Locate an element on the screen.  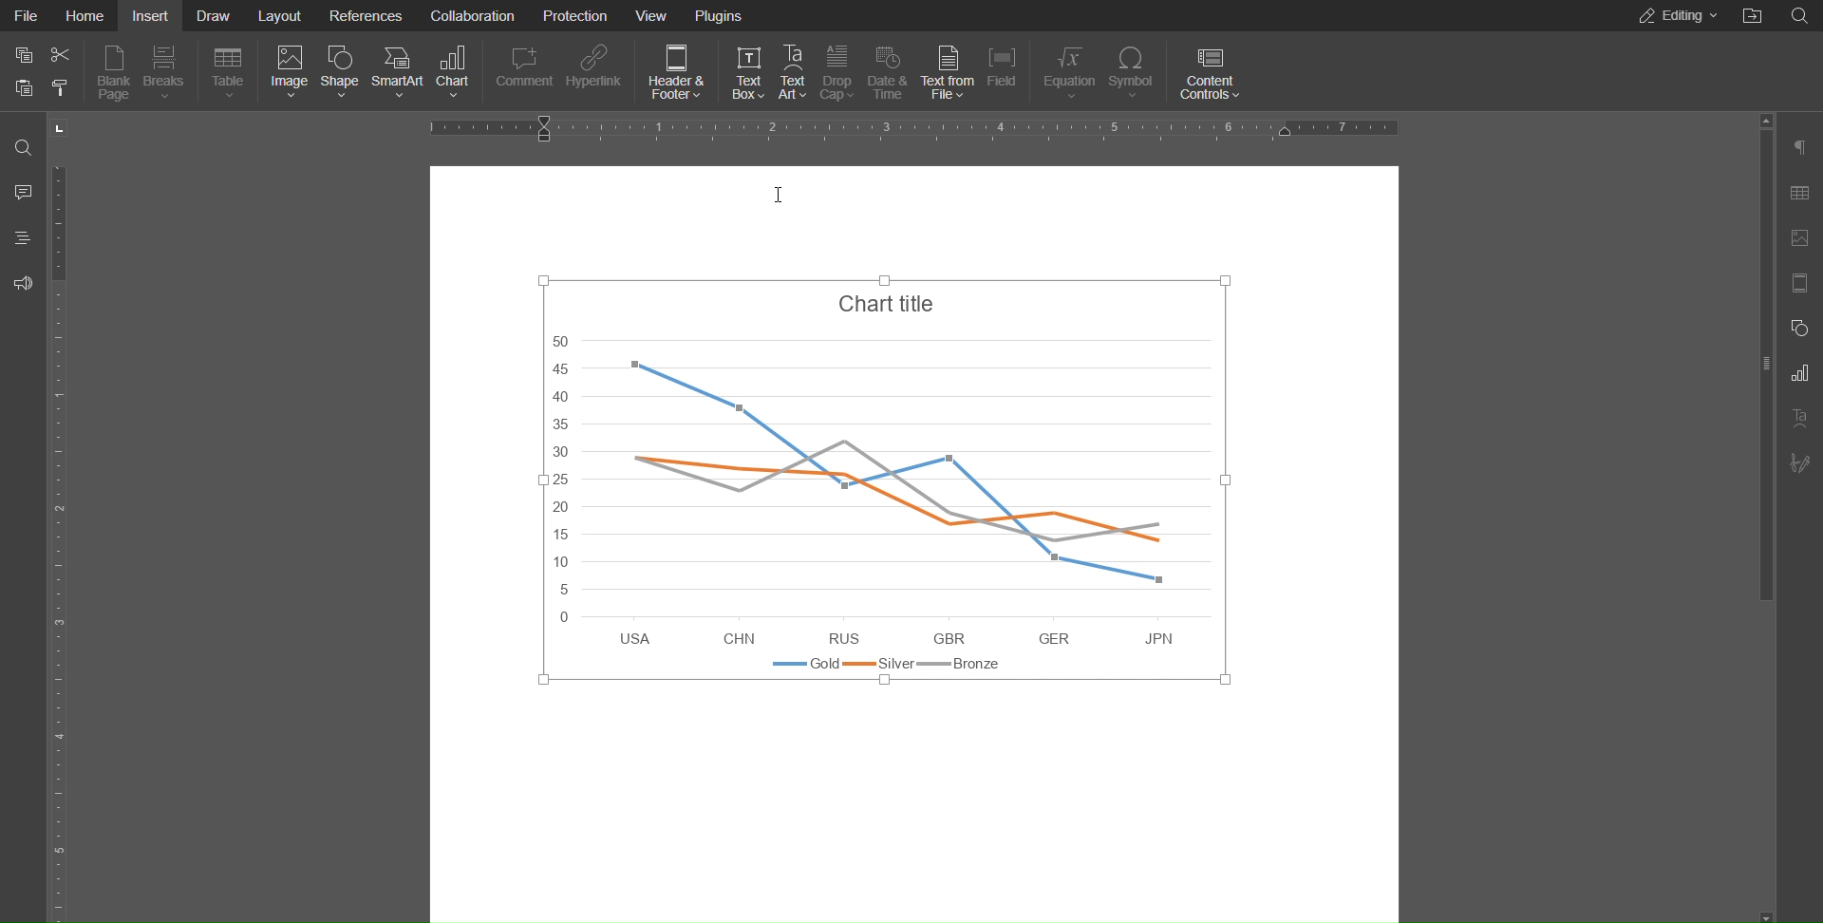
Plank Page is located at coordinates (113, 76).